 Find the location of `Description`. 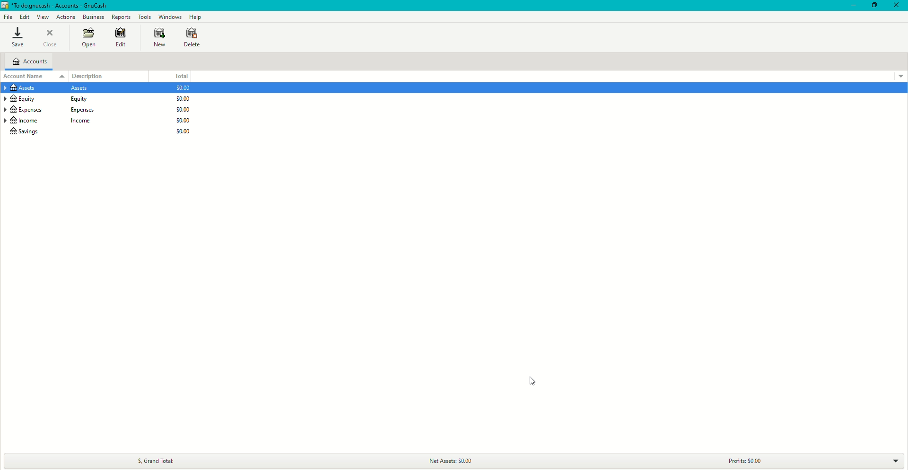

Description is located at coordinates (94, 75).